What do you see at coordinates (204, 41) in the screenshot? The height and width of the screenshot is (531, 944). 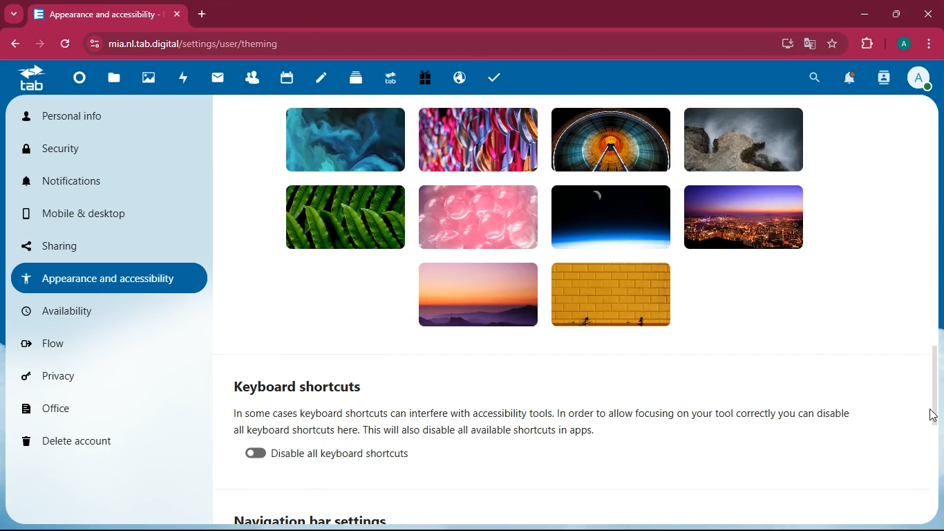 I see `url` at bounding box center [204, 41].